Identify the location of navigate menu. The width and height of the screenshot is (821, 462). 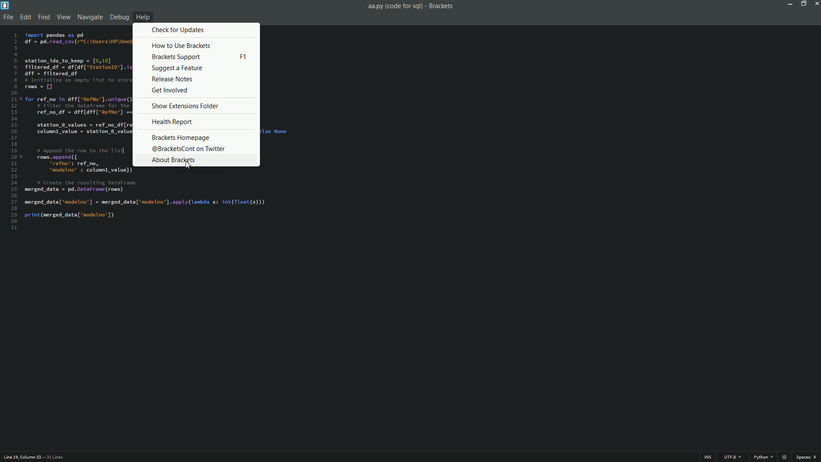
(90, 17).